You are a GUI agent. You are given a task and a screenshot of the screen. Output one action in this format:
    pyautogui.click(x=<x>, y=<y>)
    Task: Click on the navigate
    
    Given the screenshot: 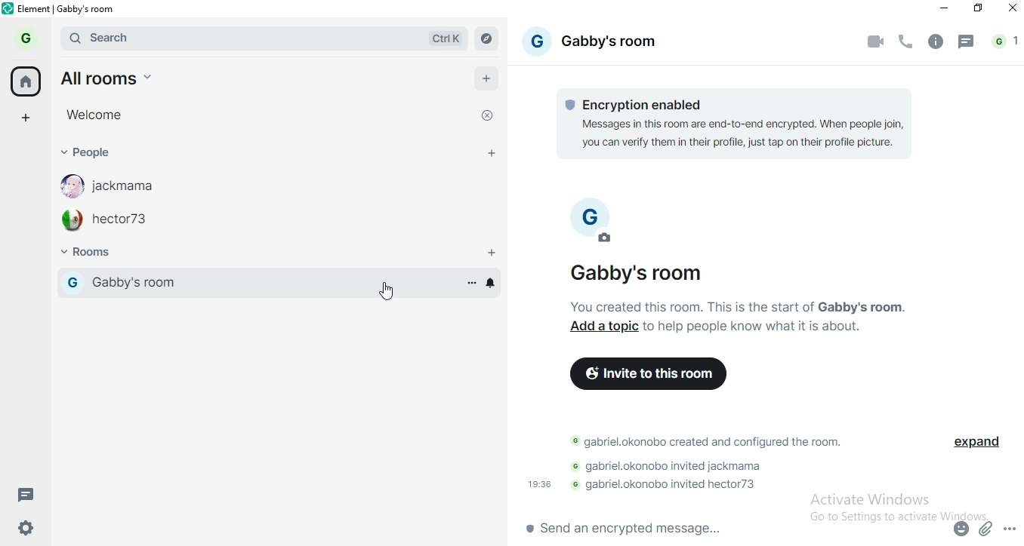 What is the action you would take?
    pyautogui.click(x=489, y=40)
    